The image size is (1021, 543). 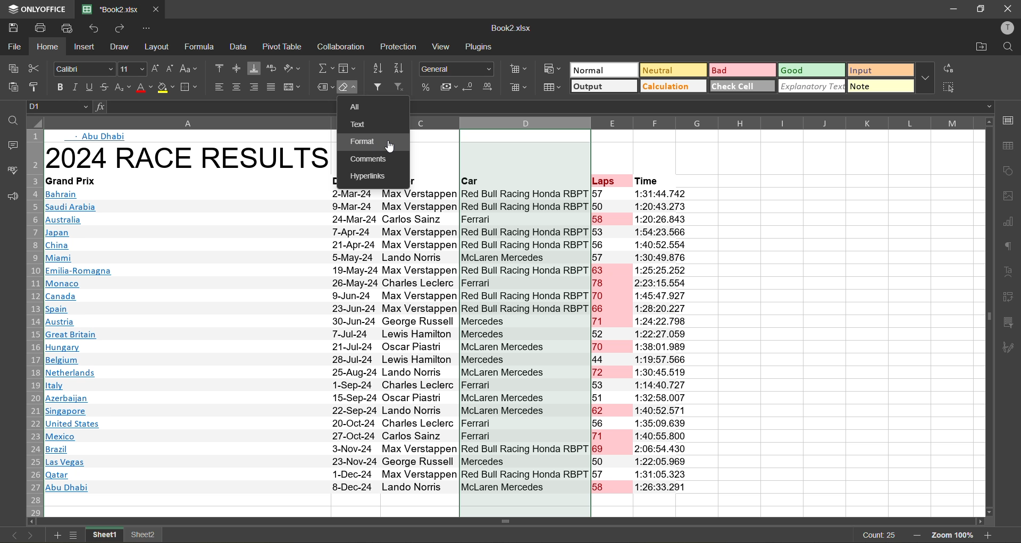 I want to click on charts, so click(x=1011, y=223).